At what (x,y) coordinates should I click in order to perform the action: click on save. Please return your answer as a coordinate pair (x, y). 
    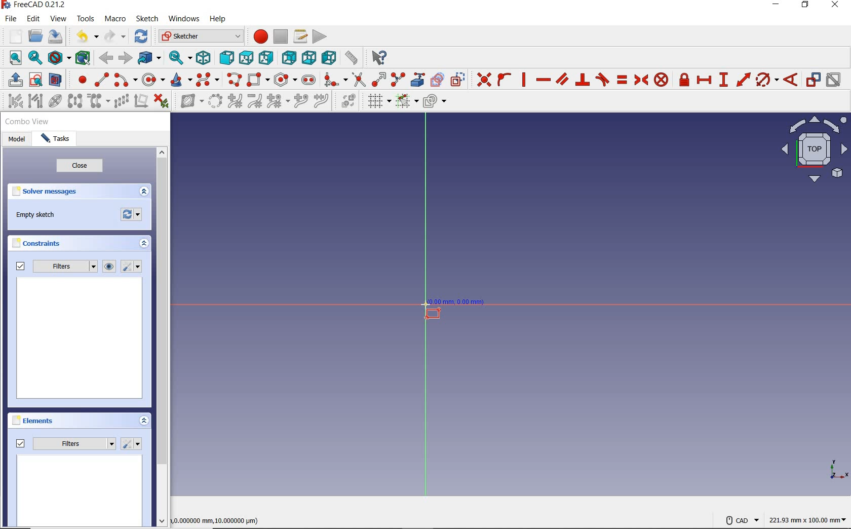
    Looking at the image, I should click on (56, 36).